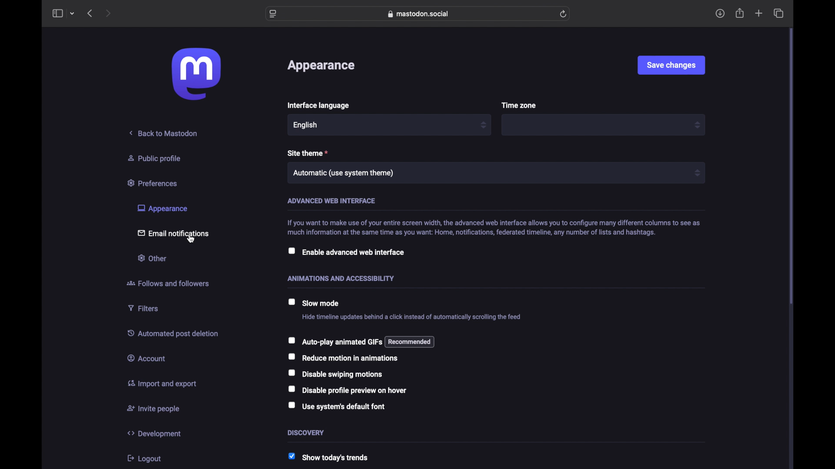 This screenshot has height=469, width=835. Describe the element at coordinates (72, 13) in the screenshot. I see `tab group picker` at that location.